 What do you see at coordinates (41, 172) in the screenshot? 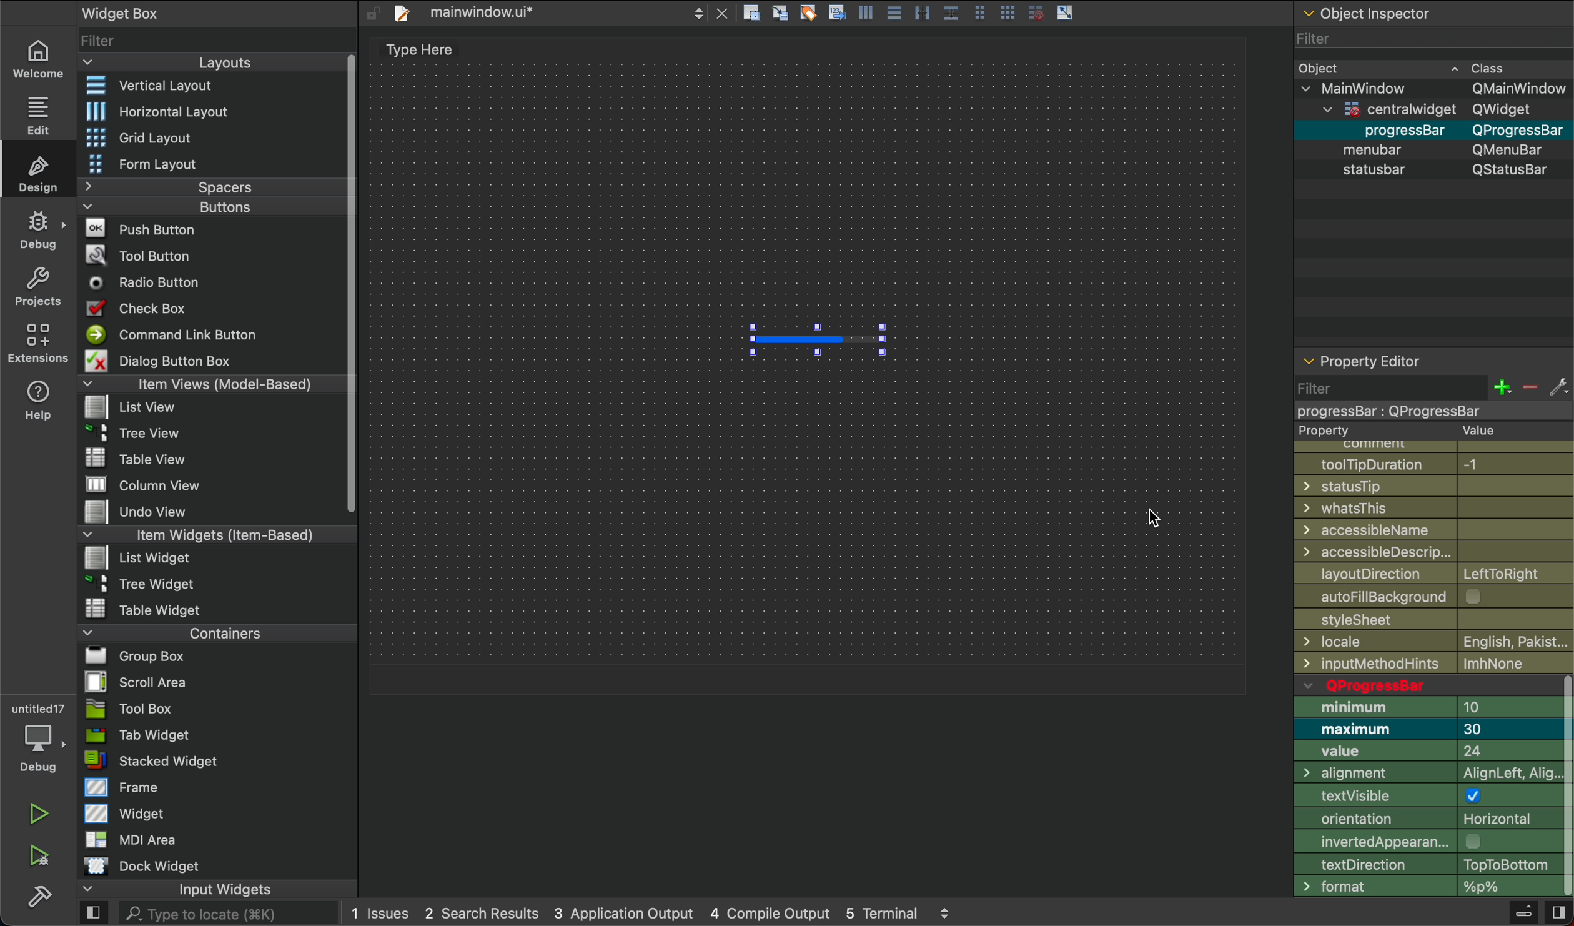
I see `design` at bounding box center [41, 172].